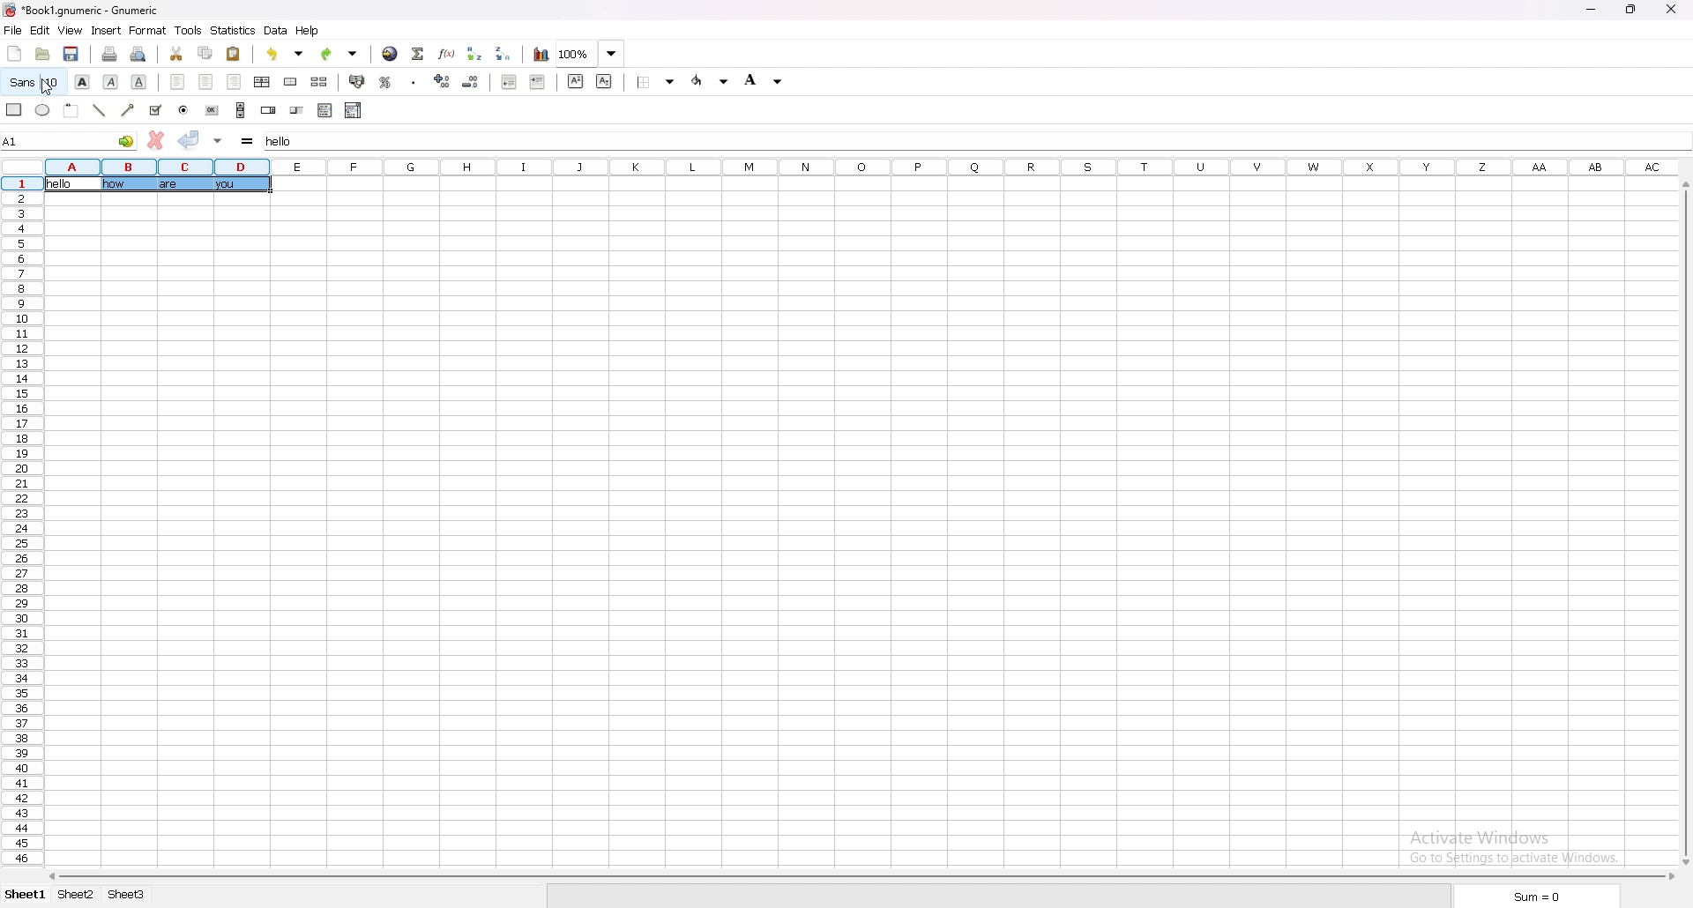 Image resolution: width=1693 pixels, height=908 pixels. Describe the element at coordinates (541, 54) in the screenshot. I see `chart` at that location.